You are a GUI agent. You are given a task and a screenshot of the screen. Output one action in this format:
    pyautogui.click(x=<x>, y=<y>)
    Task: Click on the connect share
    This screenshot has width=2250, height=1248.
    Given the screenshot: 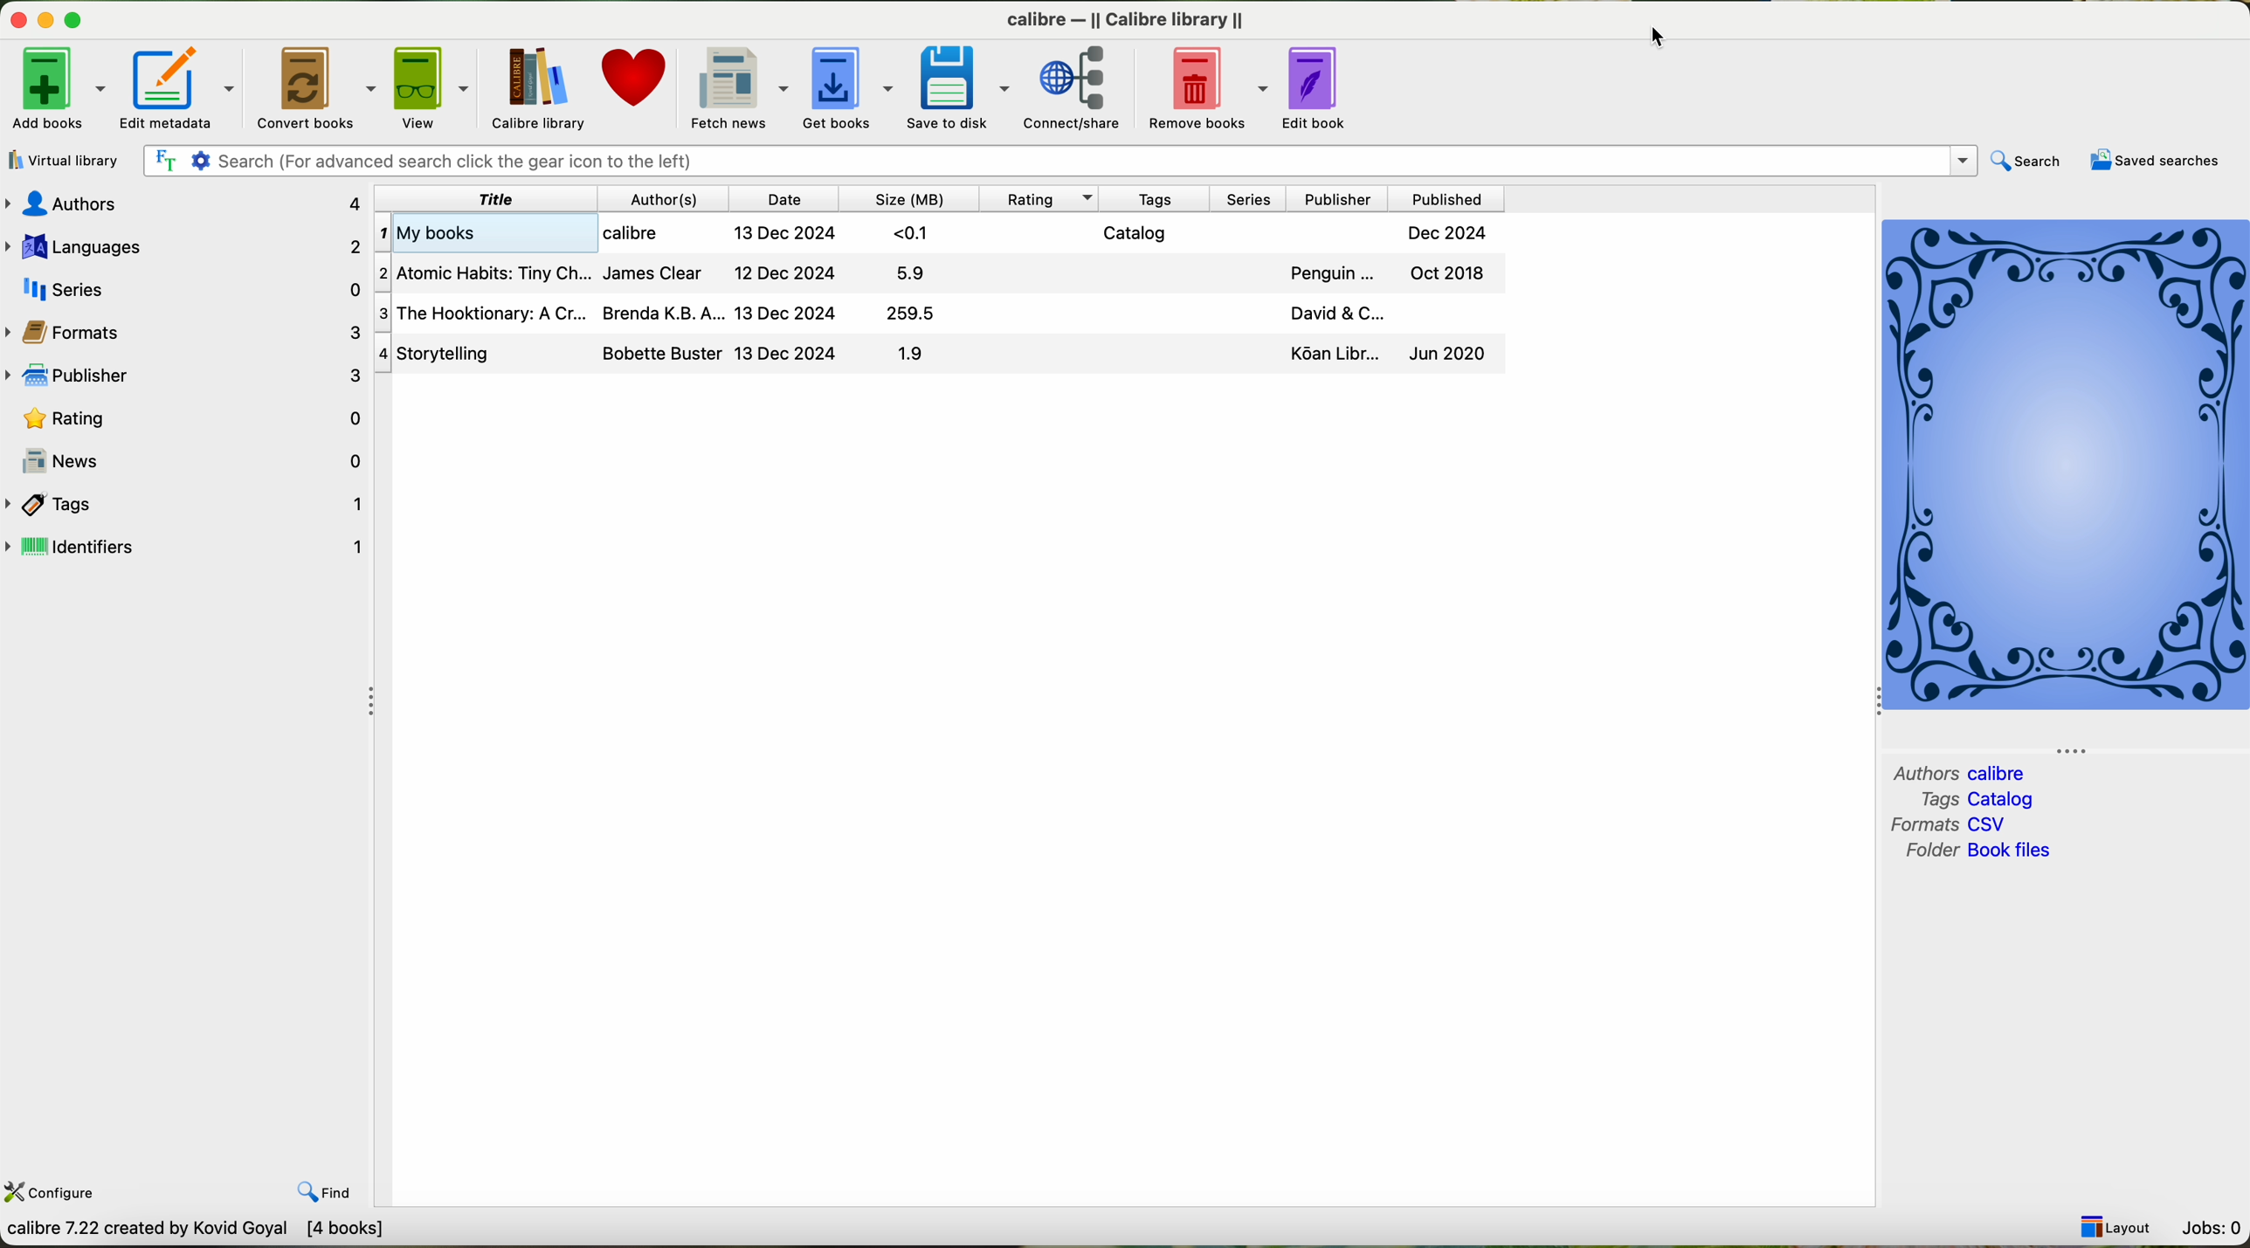 What is the action you would take?
    pyautogui.click(x=1081, y=89)
    